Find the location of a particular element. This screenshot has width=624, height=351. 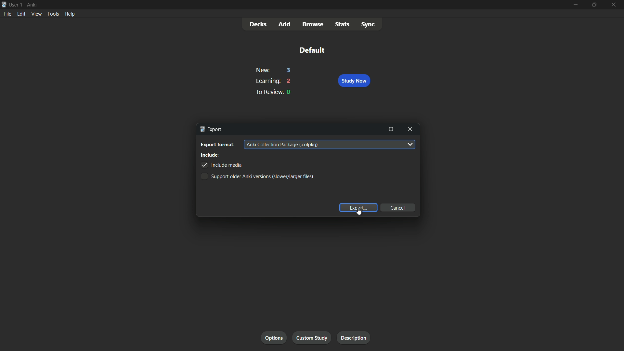

to review is located at coordinates (268, 92).